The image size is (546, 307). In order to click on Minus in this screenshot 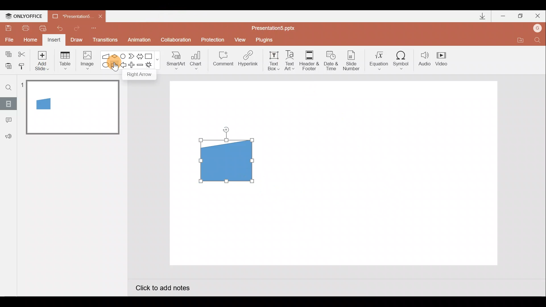, I will do `click(140, 66)`.